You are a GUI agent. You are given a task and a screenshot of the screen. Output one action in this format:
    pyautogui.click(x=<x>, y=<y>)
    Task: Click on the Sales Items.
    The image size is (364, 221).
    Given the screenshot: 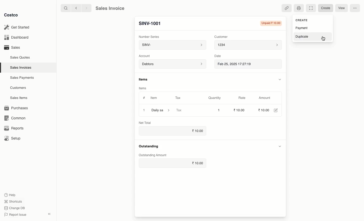 What is the action you would take?
    pyautogui.click(x=18, y=98)
    